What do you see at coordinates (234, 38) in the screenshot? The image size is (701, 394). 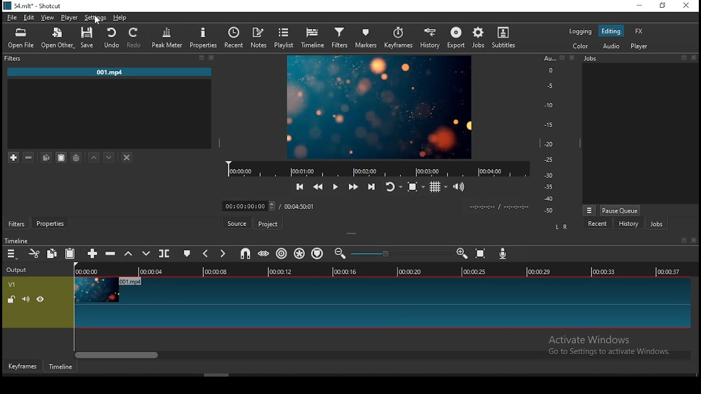 I see `recent` at bounding box center [234, 38].